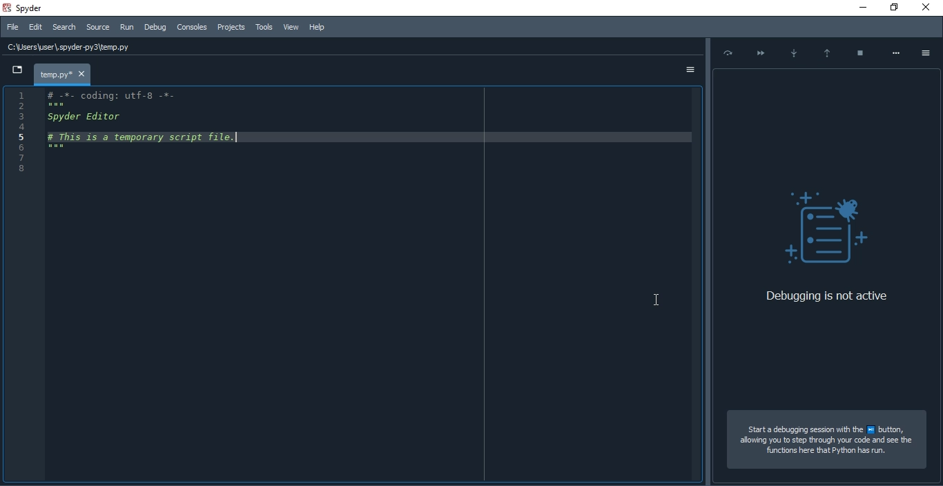 This screenshot has height=486, width=943. I want to click on options, so click(929, 52).